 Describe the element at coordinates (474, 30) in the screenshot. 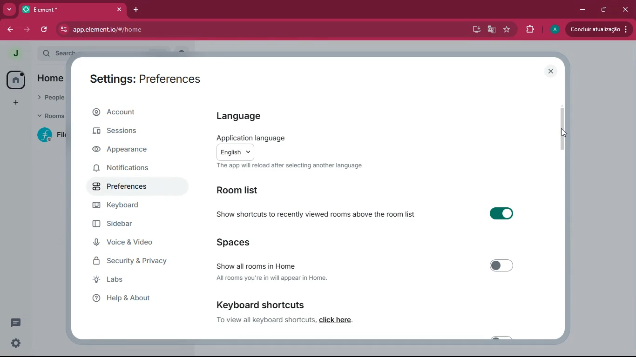

I see `desktop` at that location.